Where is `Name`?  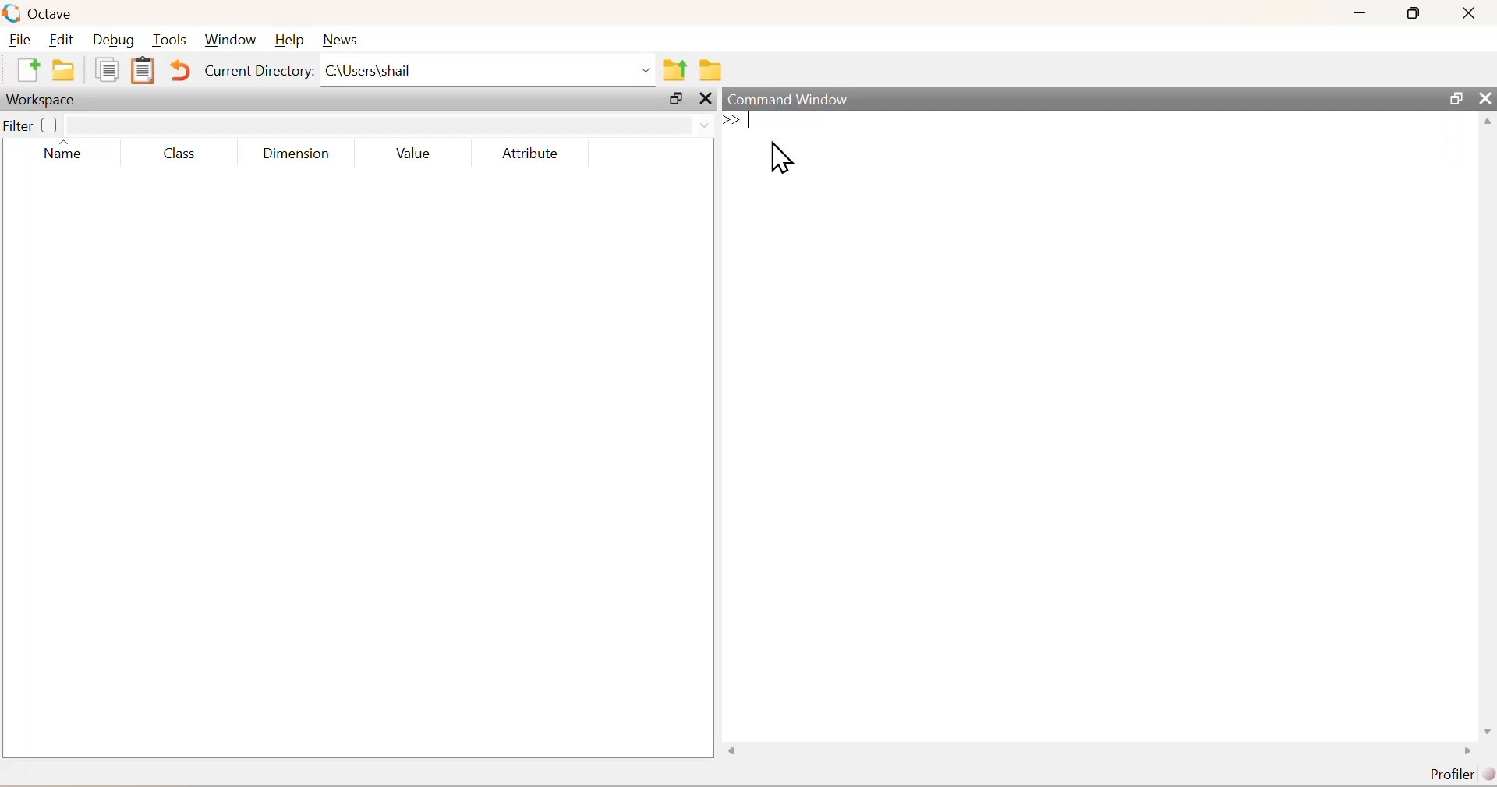 Name is located at coordinates (64, 151).